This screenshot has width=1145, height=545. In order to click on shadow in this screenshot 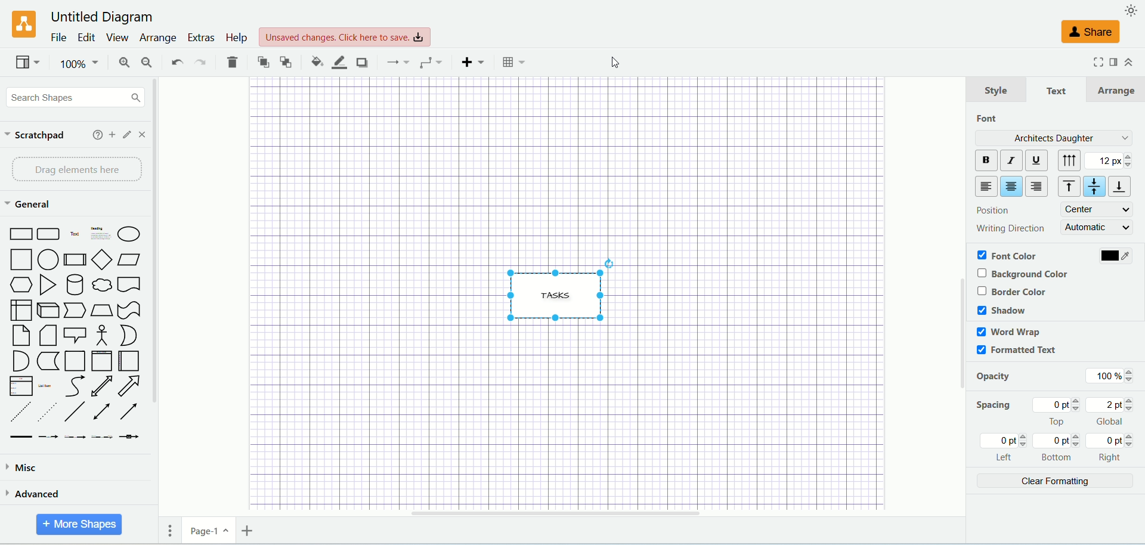, I will do `click(361, 62)`.